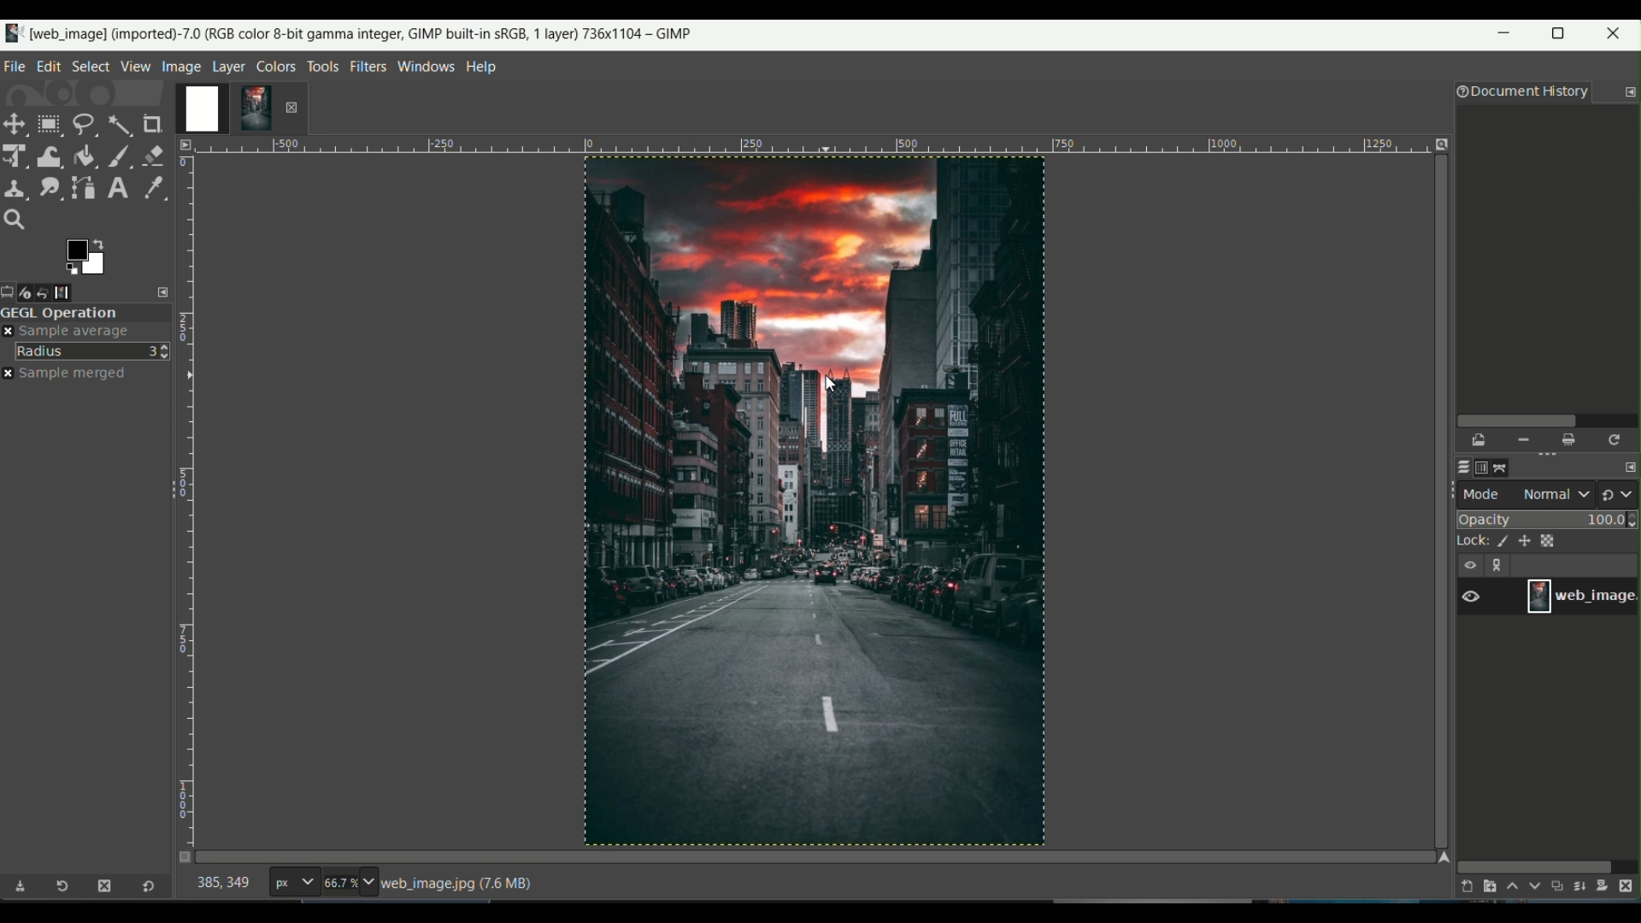  Describe the element at coordinates (1581, 596) in the screenshot. I see `image name` at that location.